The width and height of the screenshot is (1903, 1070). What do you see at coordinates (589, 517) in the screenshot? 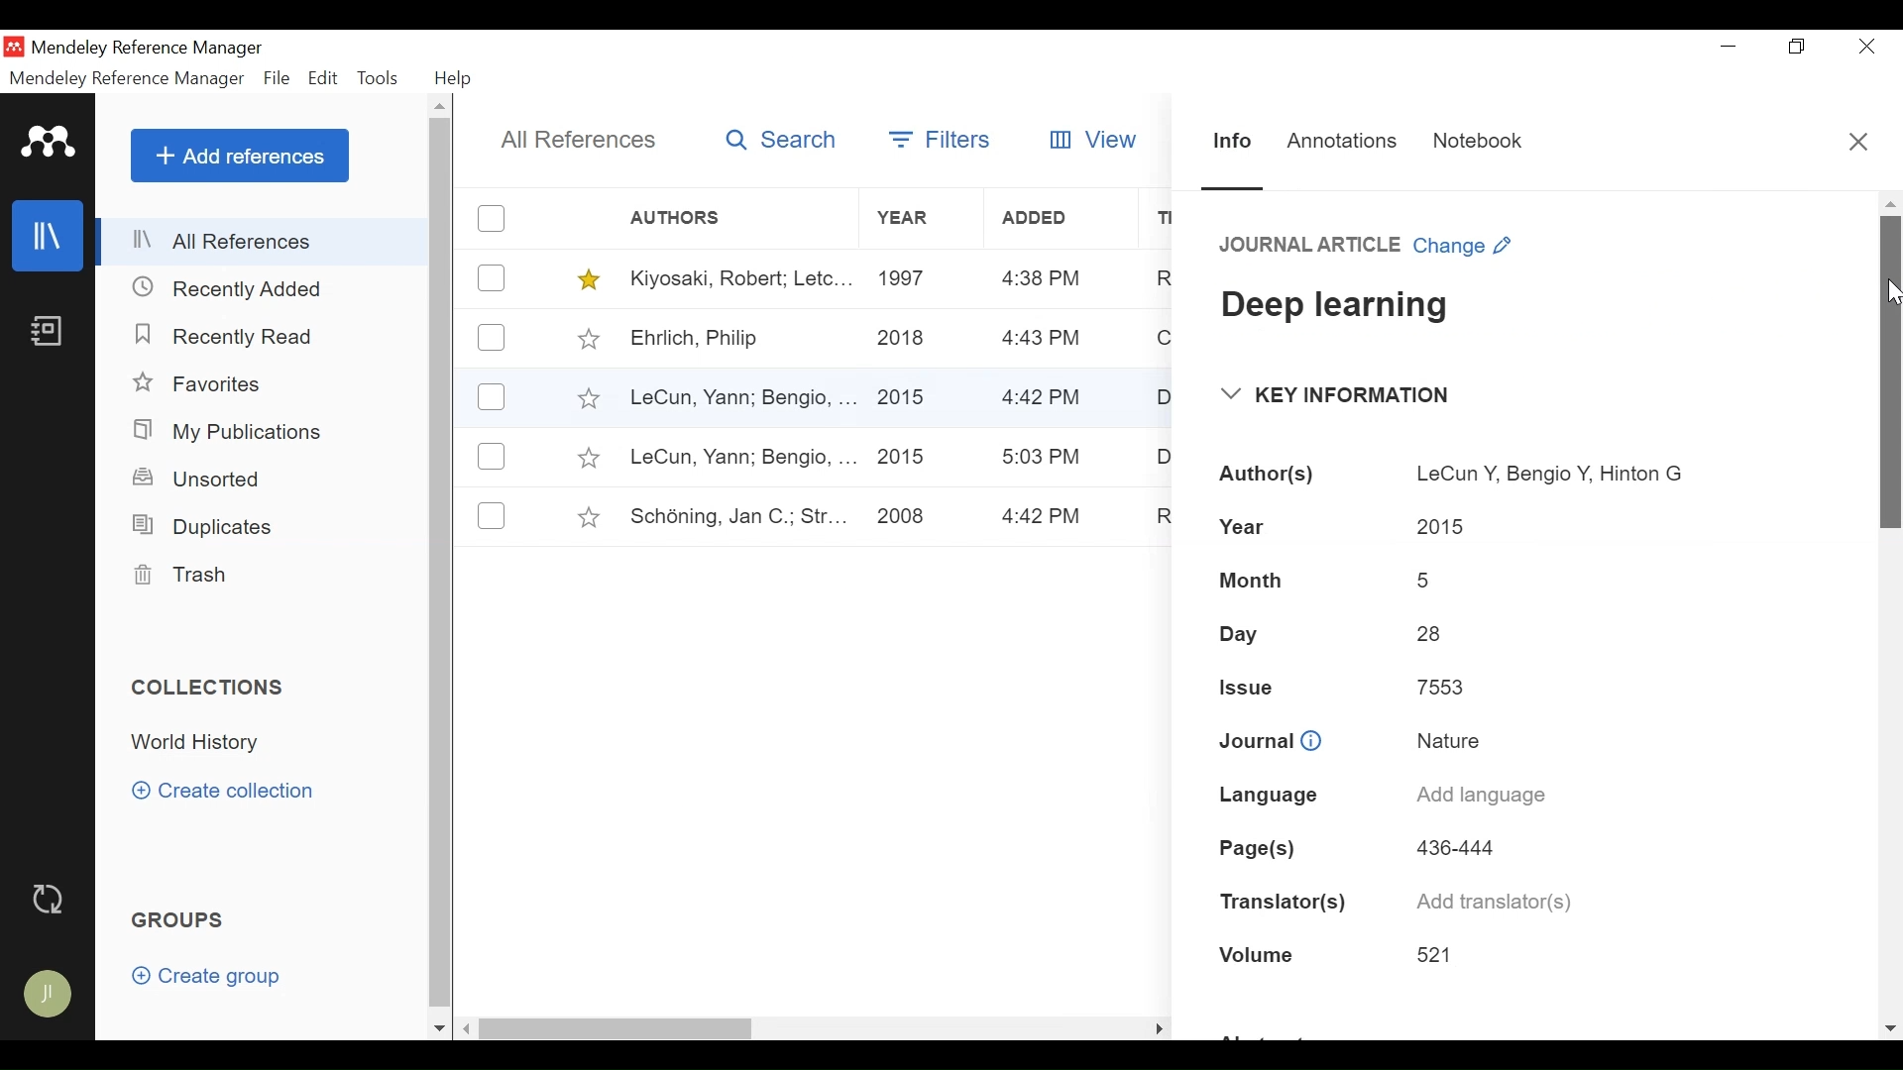
I see `Toggle Favorites` at bounding box center [589, 517].